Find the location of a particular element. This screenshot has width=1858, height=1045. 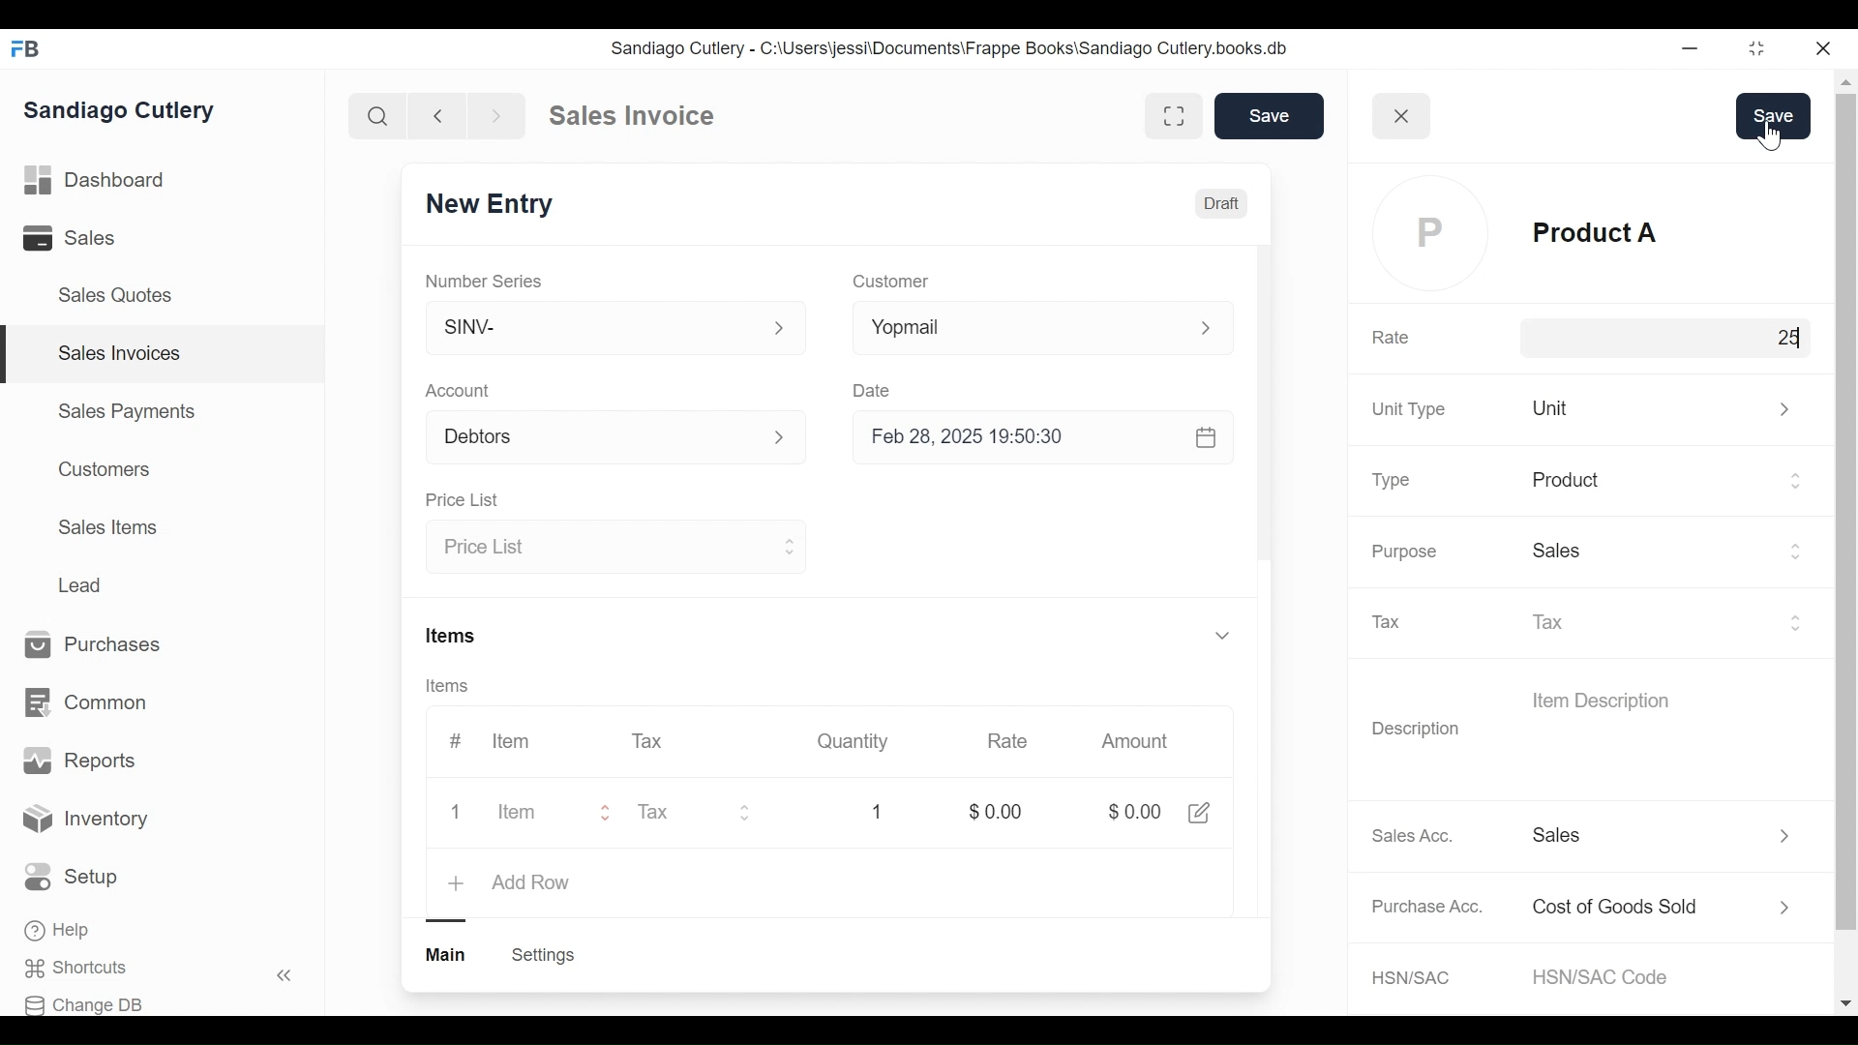

unit is located at coordinates (1667, 407).